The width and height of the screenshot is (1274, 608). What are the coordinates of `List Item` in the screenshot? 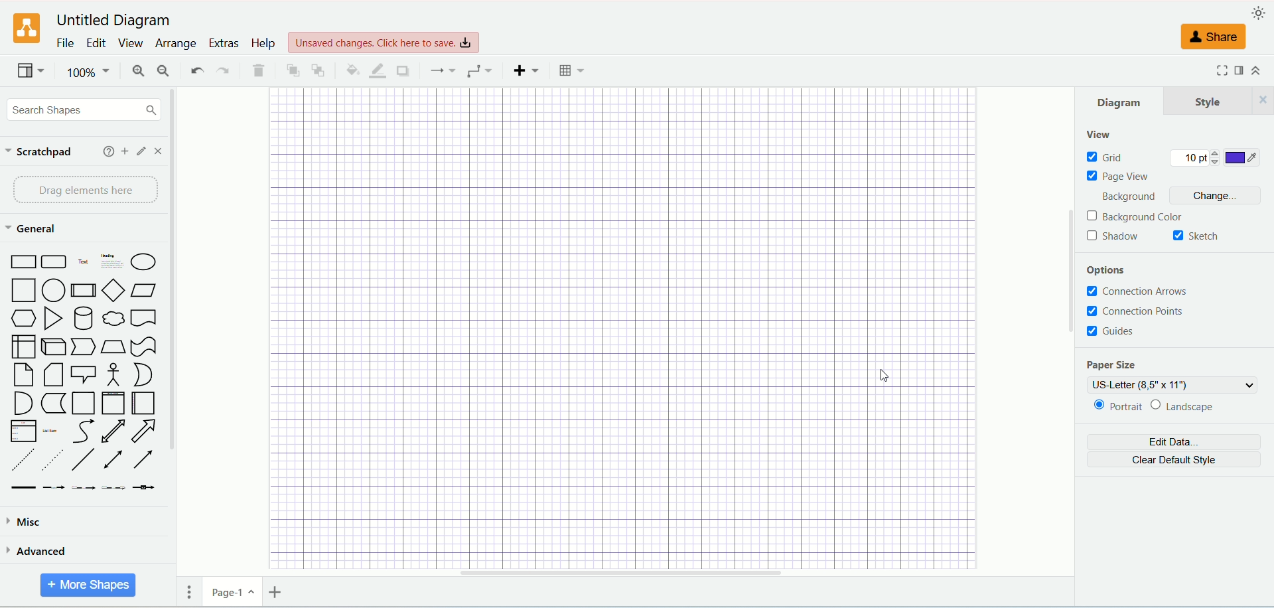 It's located at (51, 431).